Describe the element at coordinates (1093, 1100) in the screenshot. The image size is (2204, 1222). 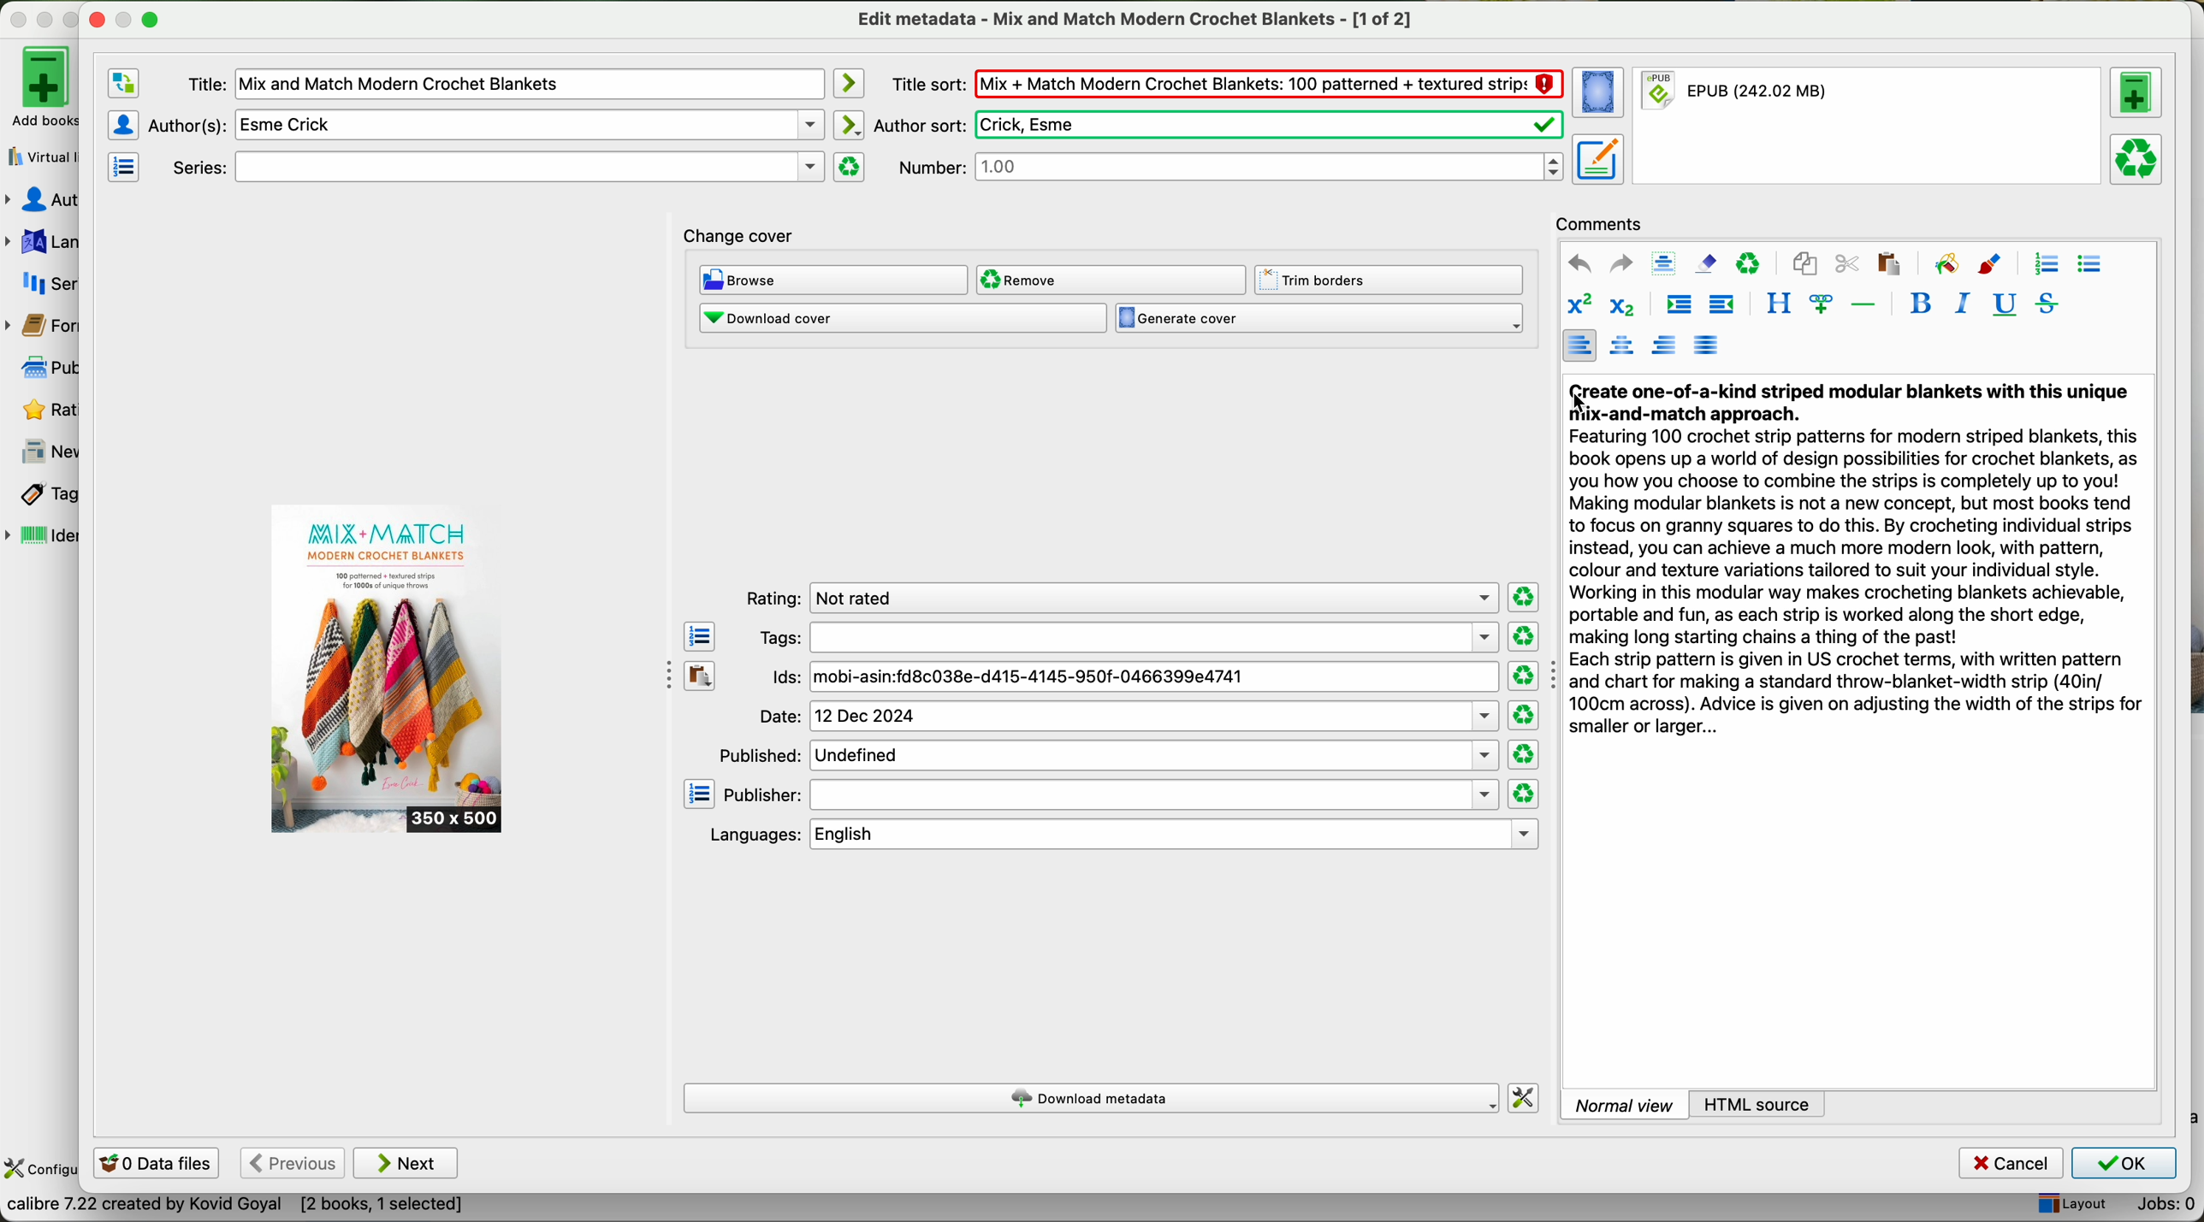
I see `download metadata` at that location.